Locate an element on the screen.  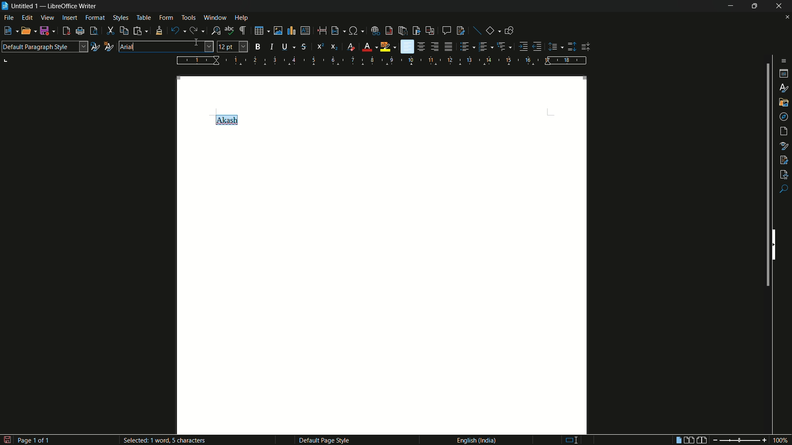
format menu is located at coordinates (95, 17).